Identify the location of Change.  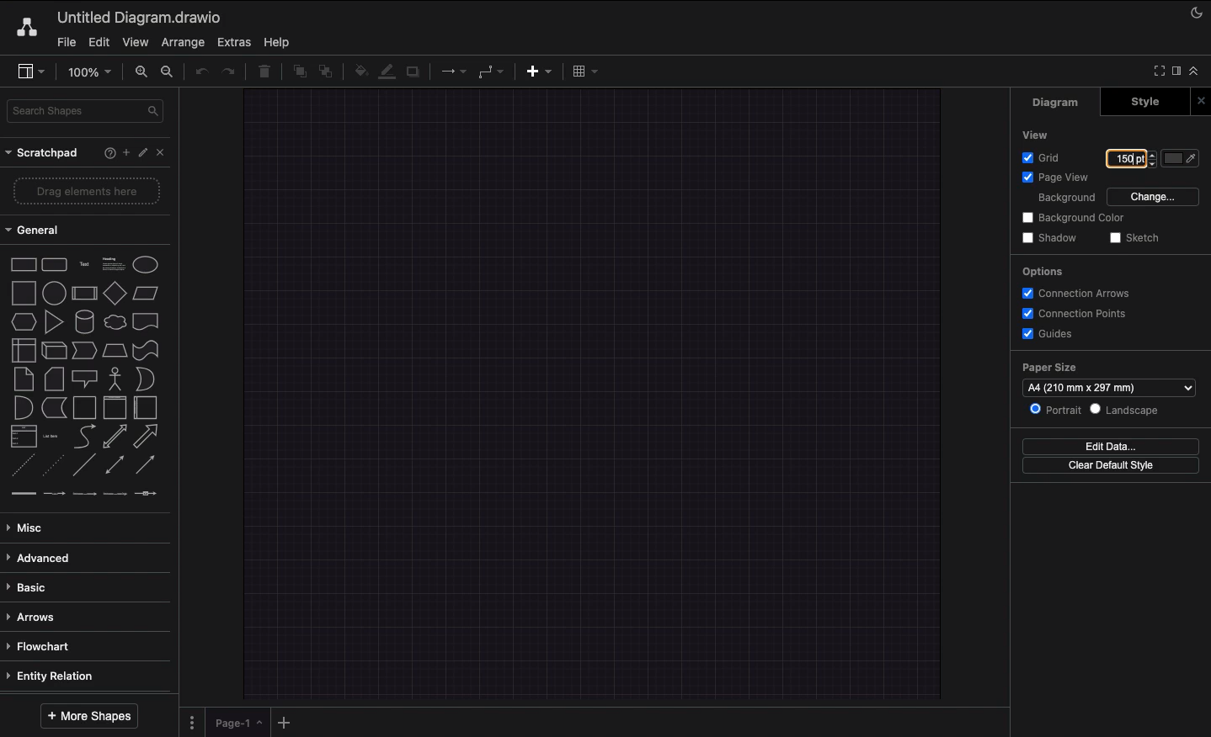
(1154, 198).